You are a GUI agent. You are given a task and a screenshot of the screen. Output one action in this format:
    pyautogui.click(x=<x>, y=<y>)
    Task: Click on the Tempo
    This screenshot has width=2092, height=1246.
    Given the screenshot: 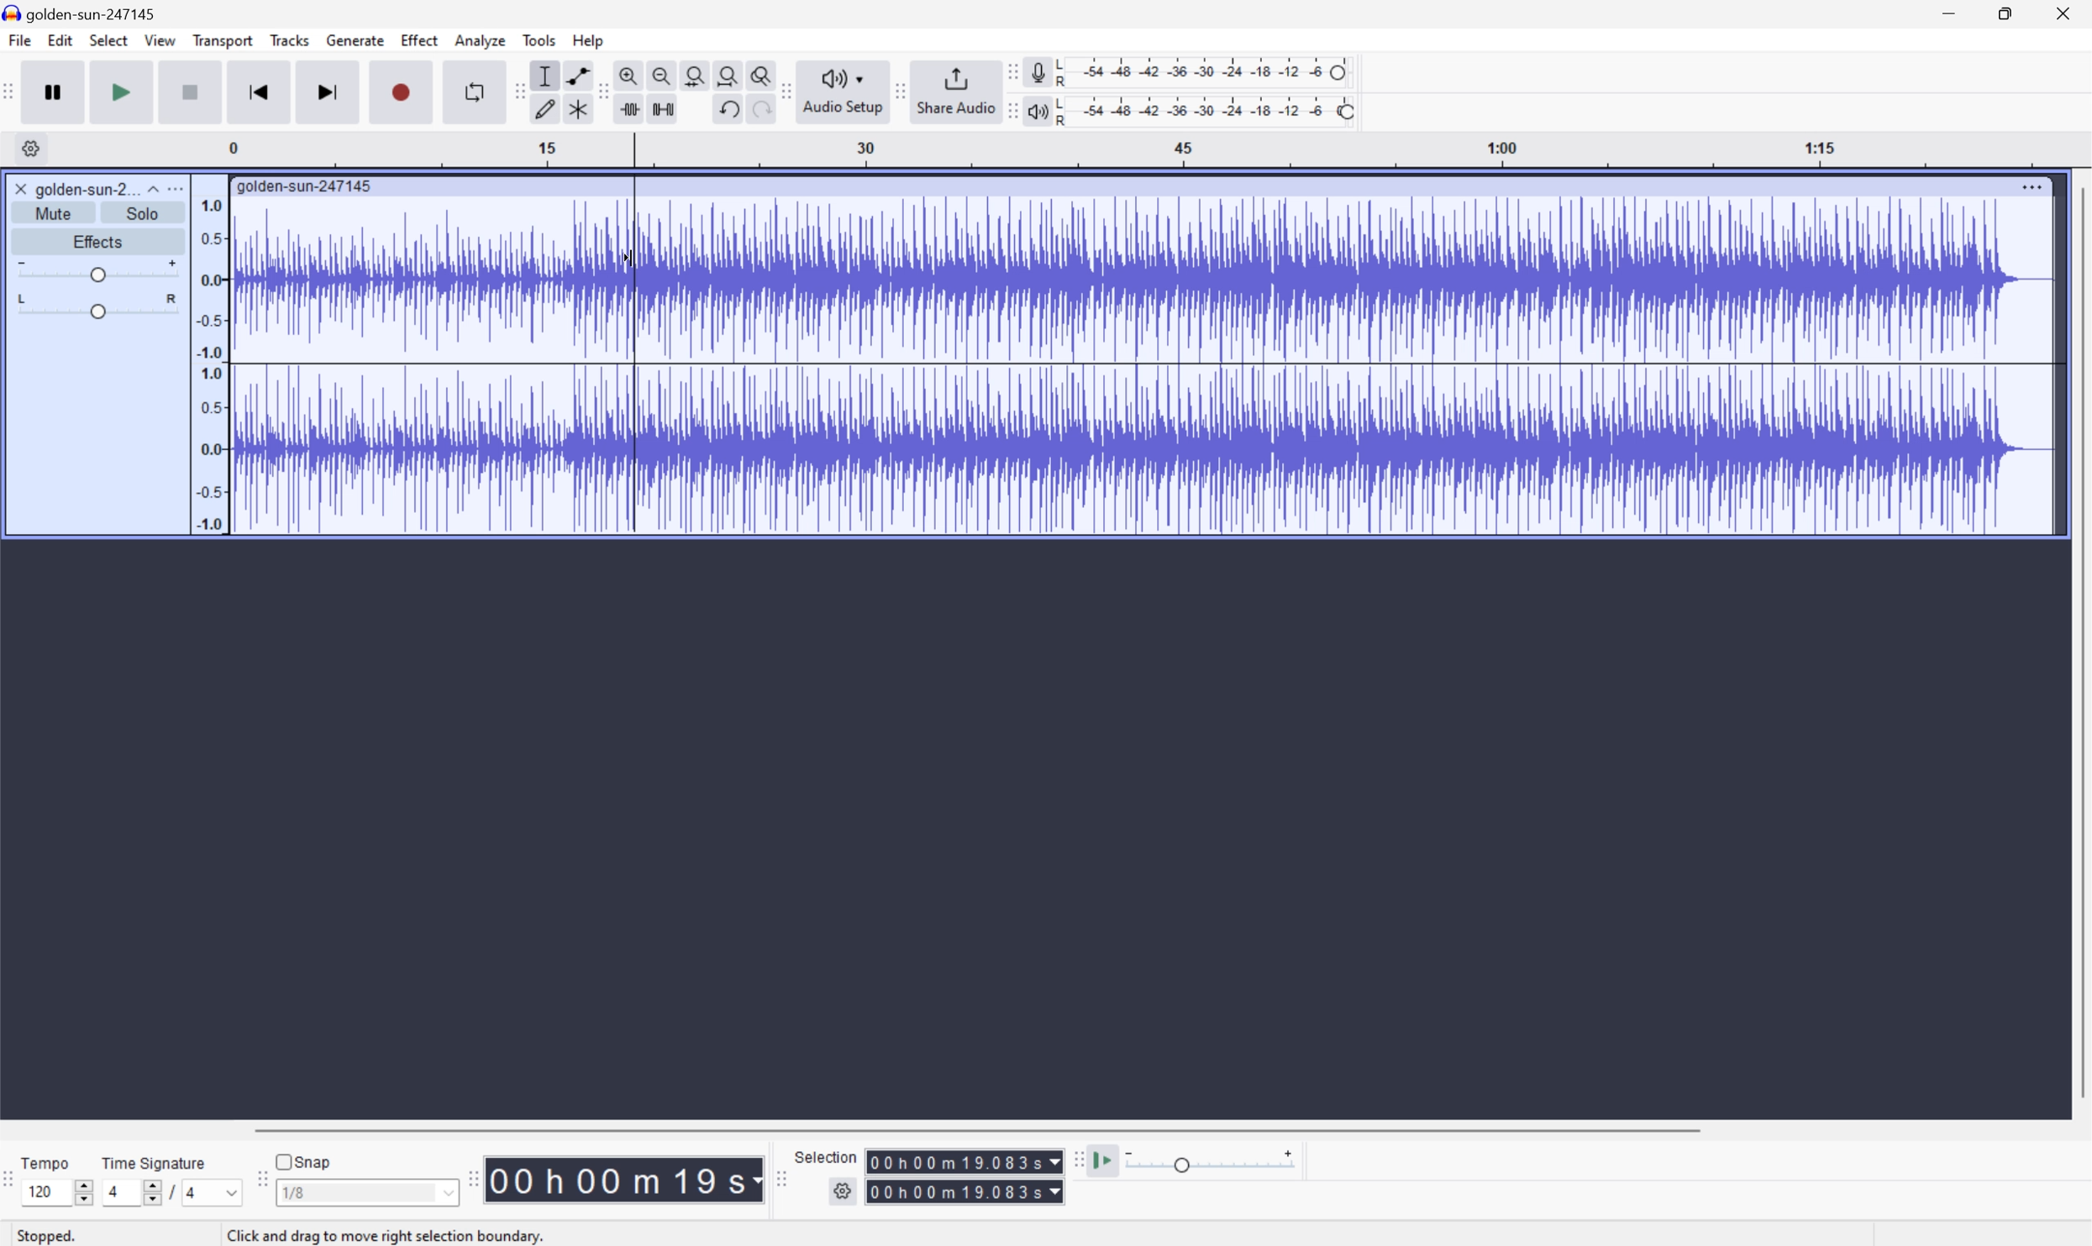 What is the action you would take?
    pyautogui.click(x=45, y=1162)
    